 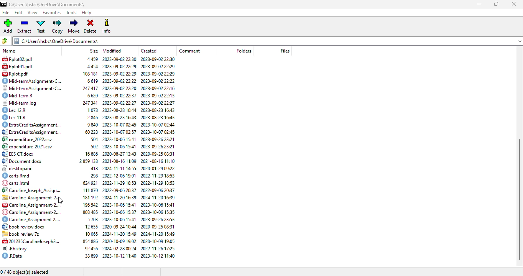 What do you see at coordinates (71, 13) in the screenshot?
I see `tools` at bounding box center [71, 13].